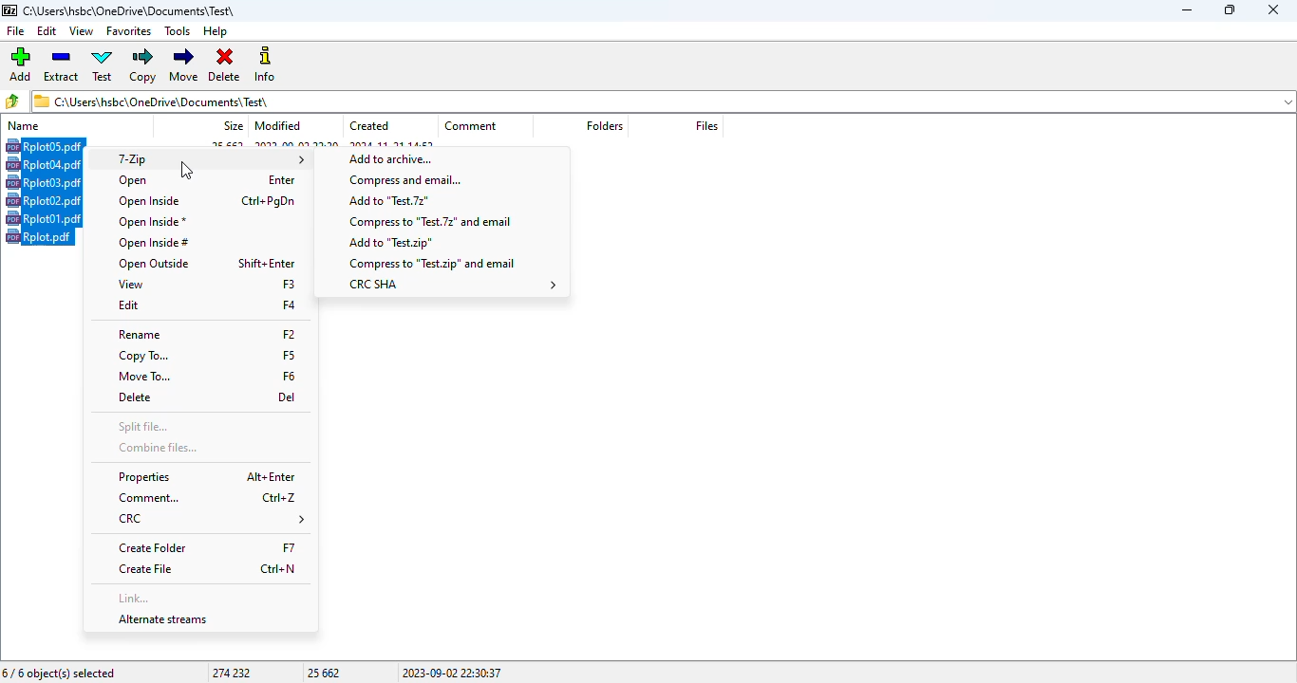 This screenshot has width=1297, height=683. What do you see at coordinates (471, 125) in the screenshot?
I see `comment` at bounding box center [471, 125].